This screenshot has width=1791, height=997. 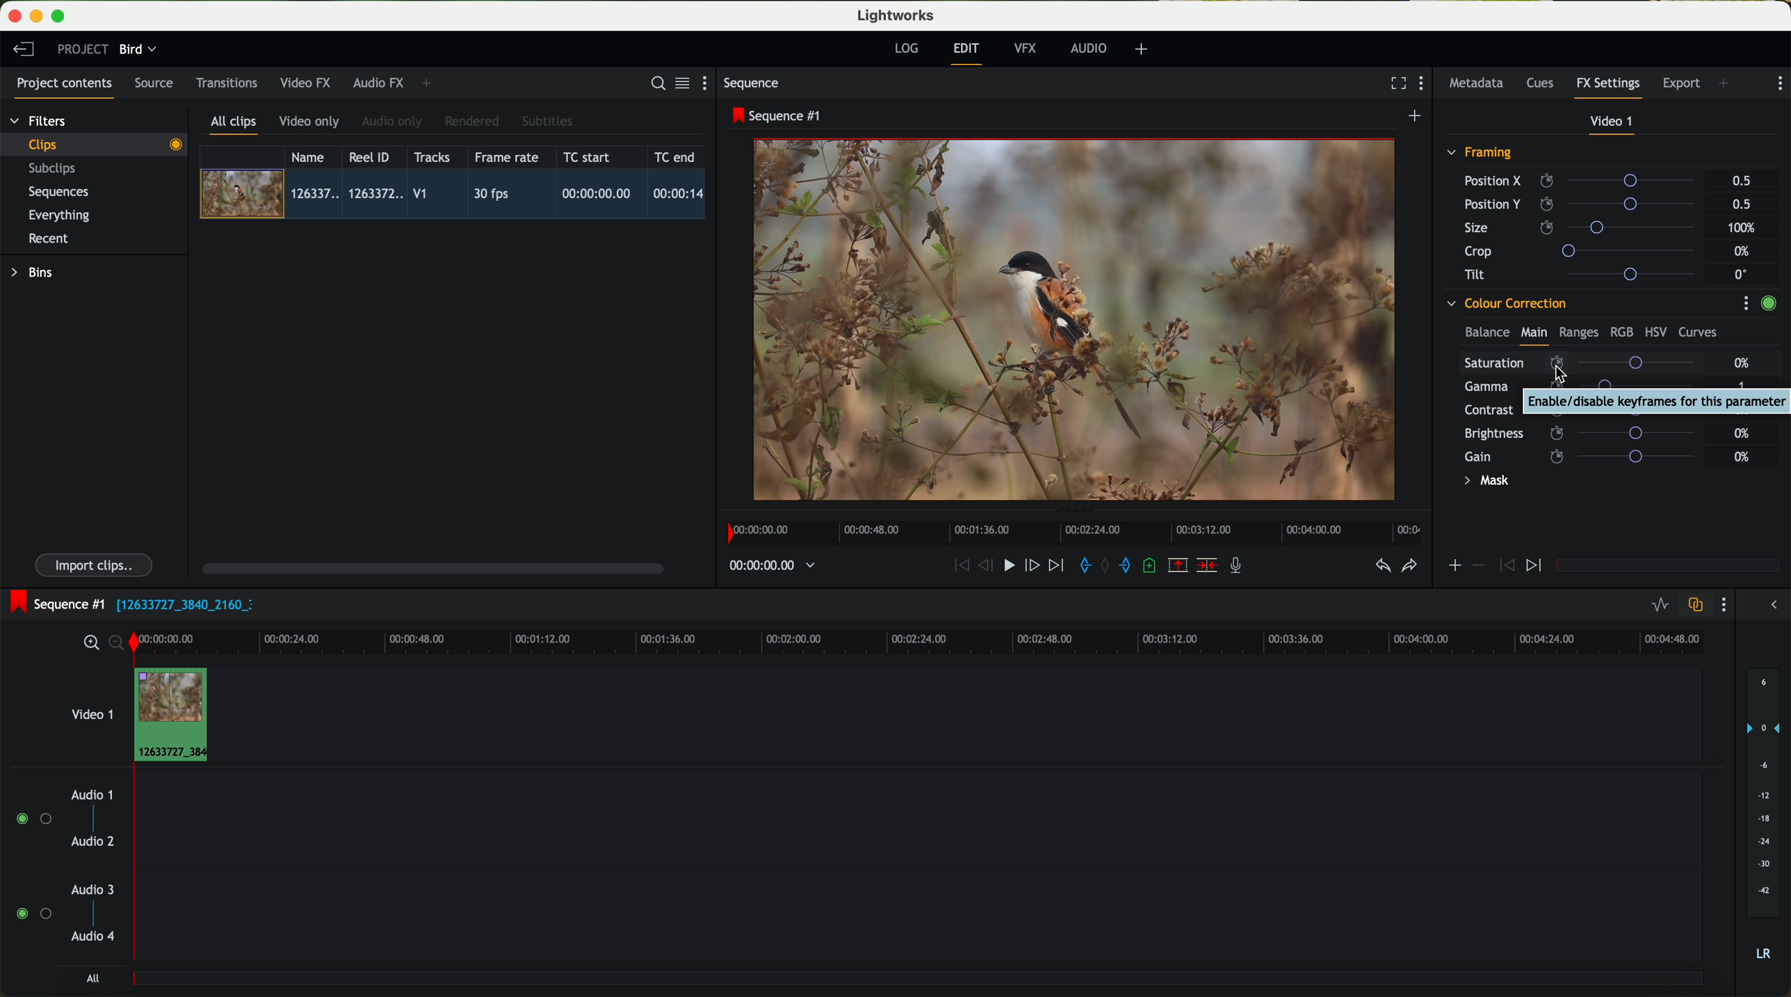 What do you see at coordinates (1621, 331) in the screenshot?
I see `RGB` at bounding box center [1621, 331].